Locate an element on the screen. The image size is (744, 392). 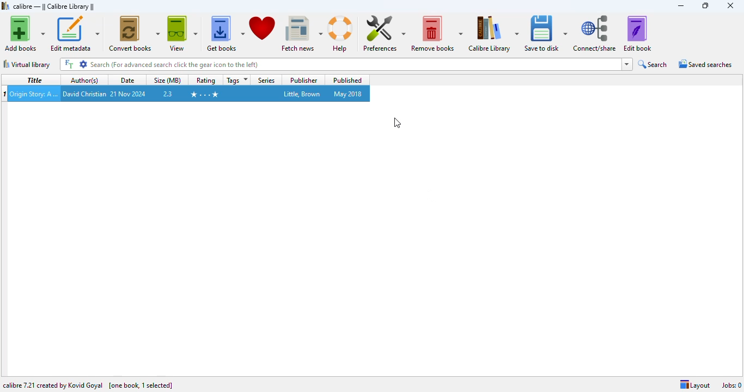
minimize is located at coordinates (681, 5).